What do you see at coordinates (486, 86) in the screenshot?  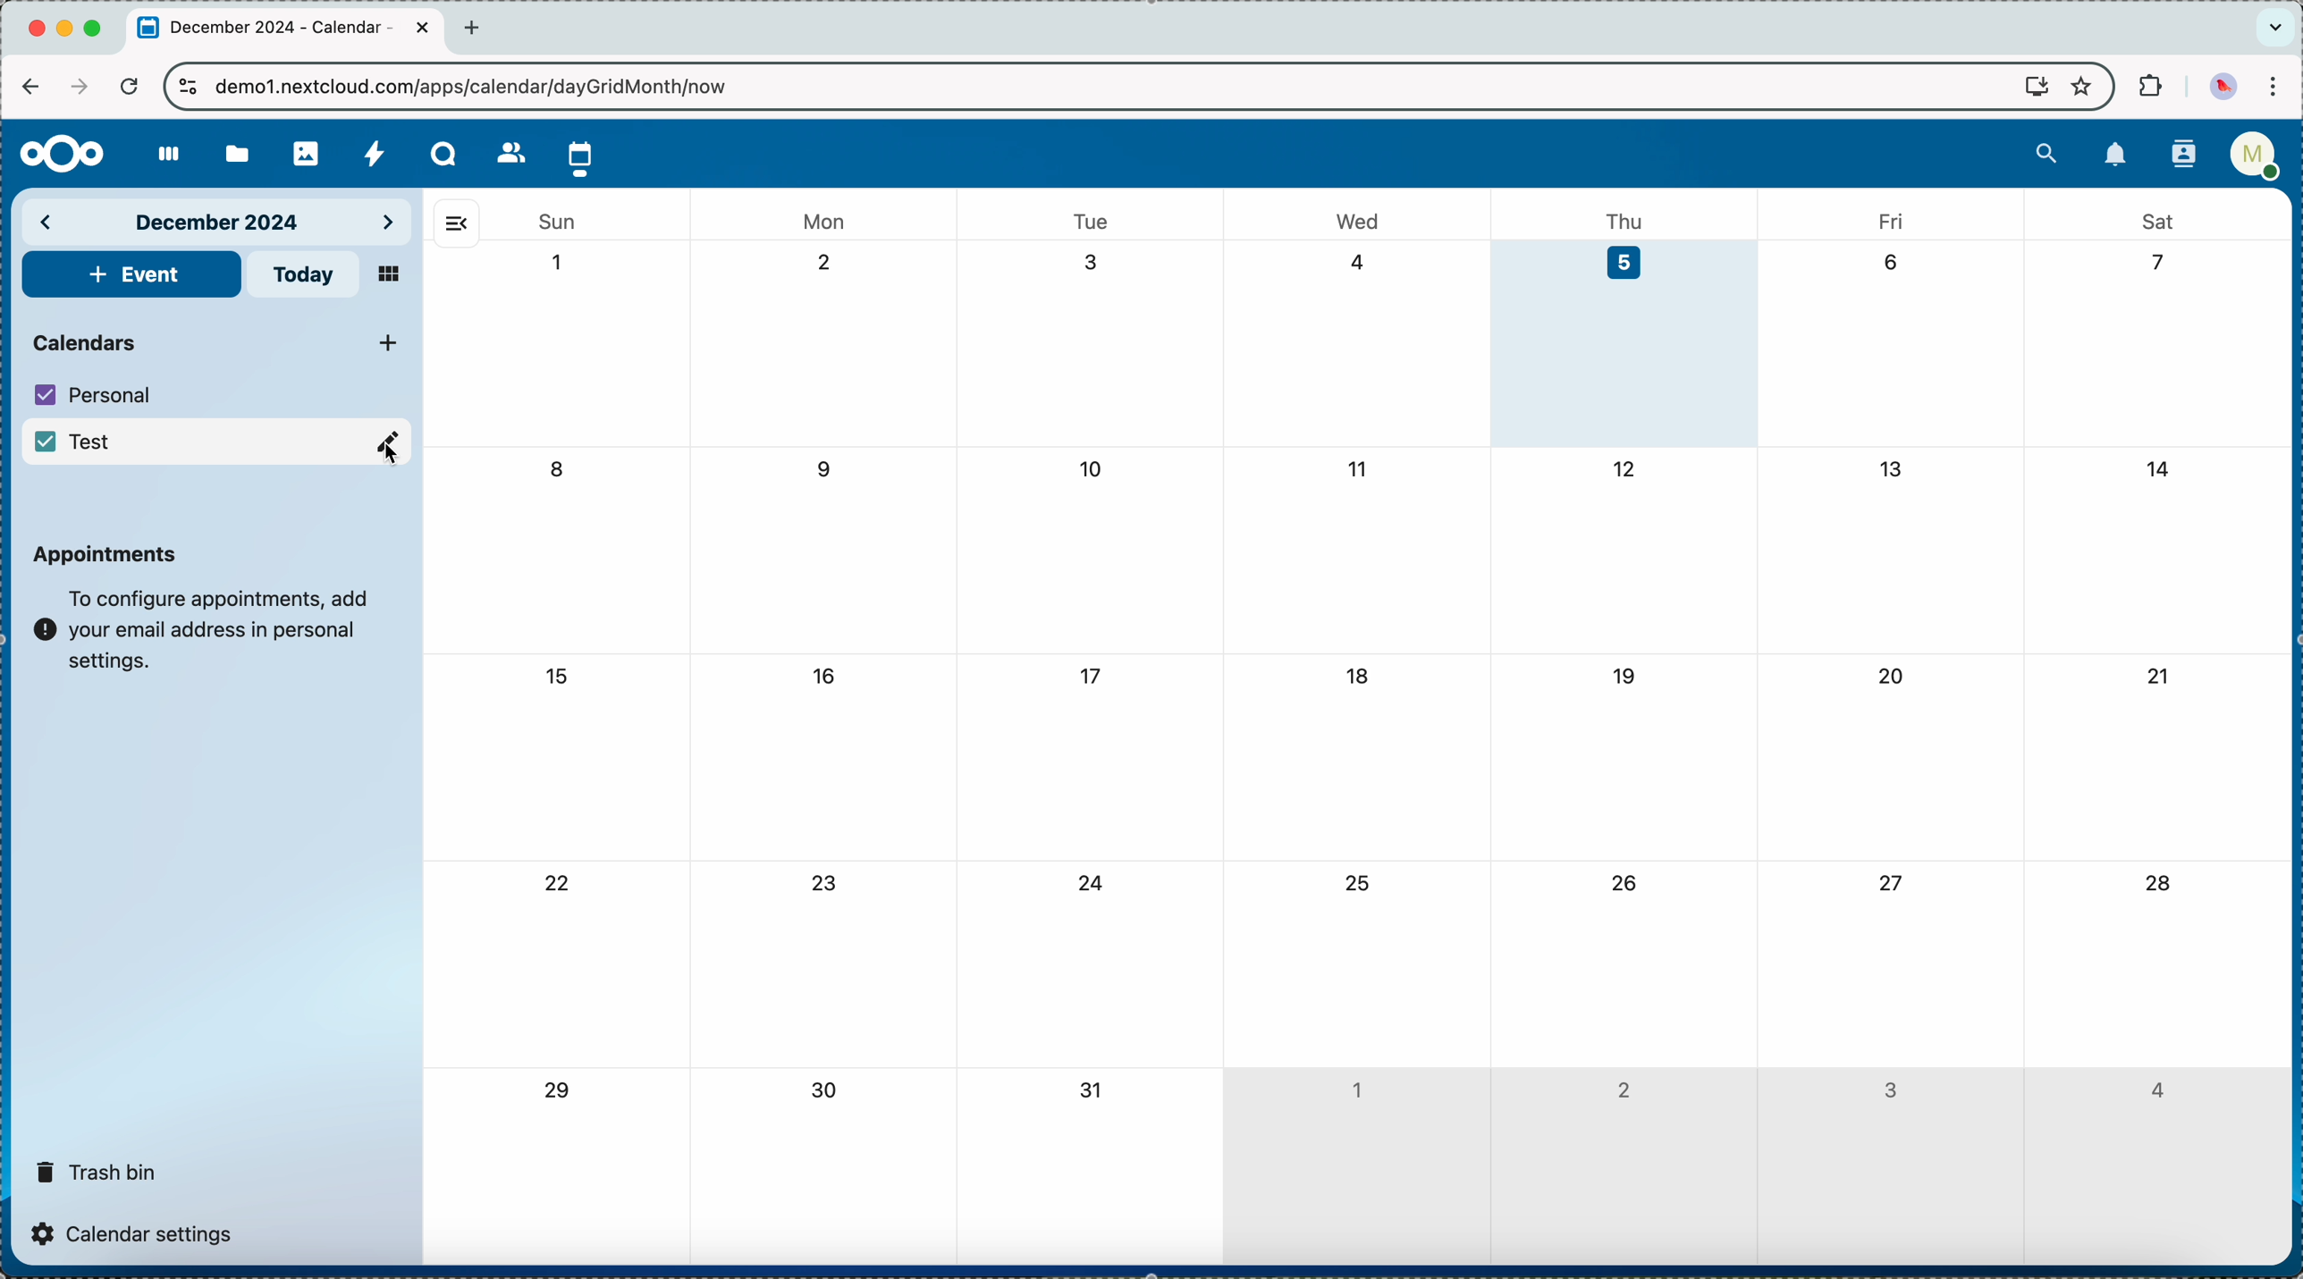 I see `URL` at bounding box center [486, 86].